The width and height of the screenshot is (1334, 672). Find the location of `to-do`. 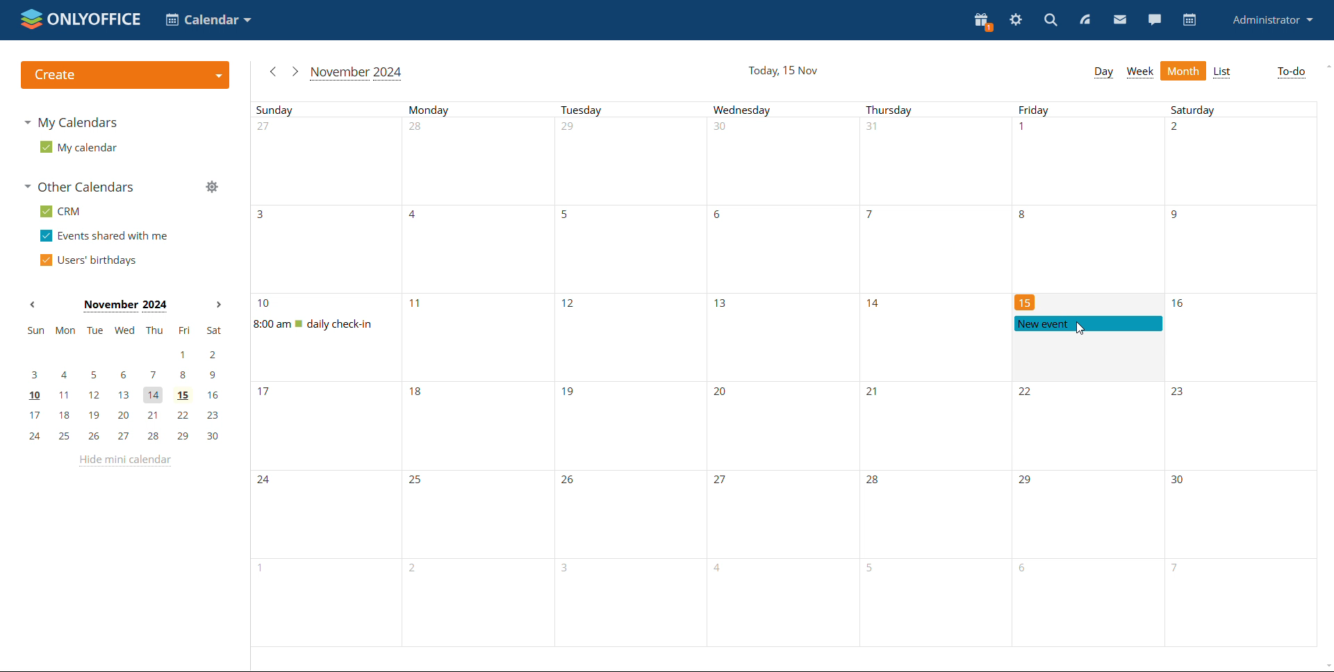

to-do is located at coordinates (1290, 73).